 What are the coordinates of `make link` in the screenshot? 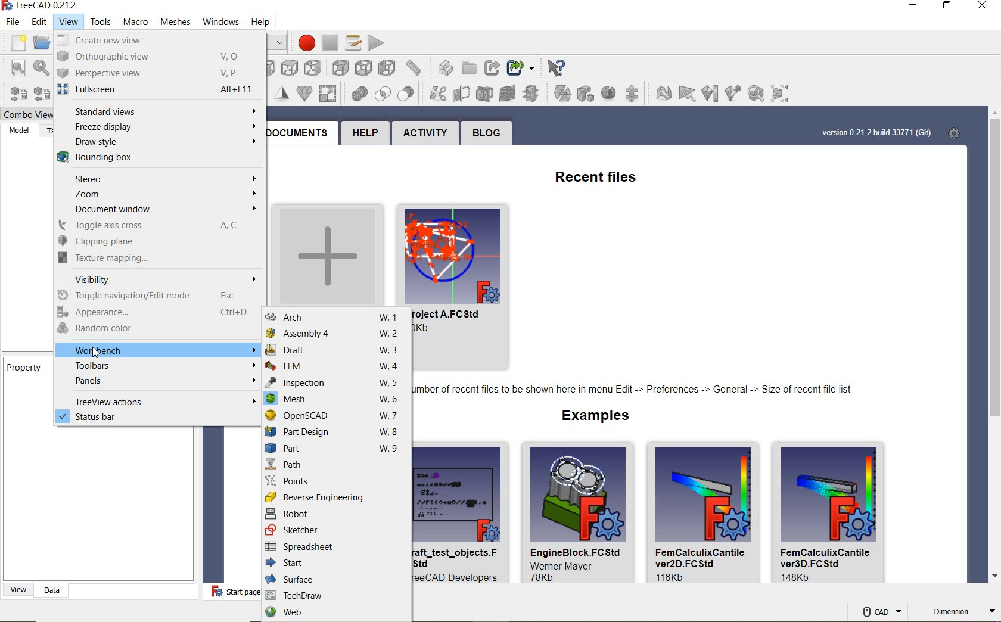 It's located at (472, 67).